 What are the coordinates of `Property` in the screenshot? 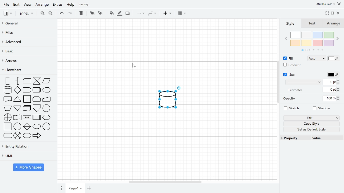 It's located at (296, 138).